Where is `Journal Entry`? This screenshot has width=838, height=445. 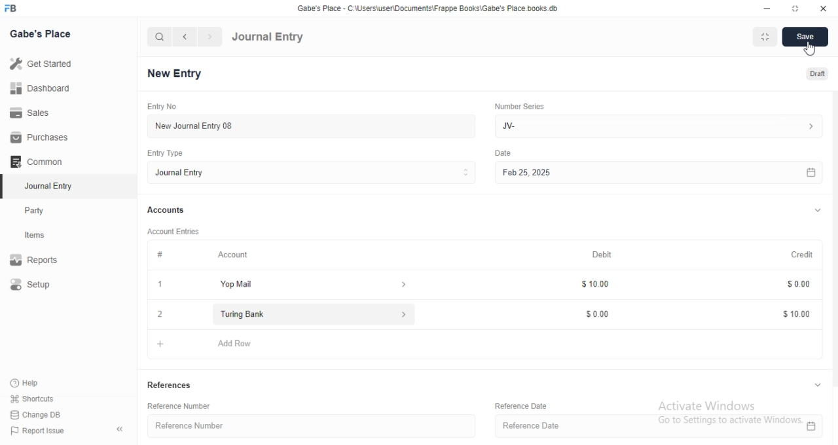
Journal Entry is located at coordinates (268, 37).